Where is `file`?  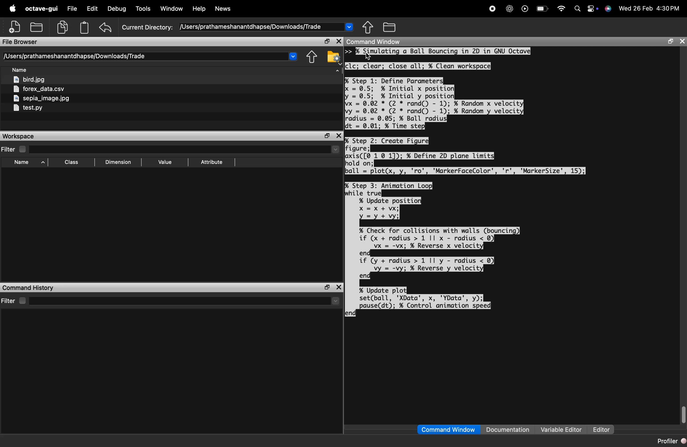 file is located at coordinates (72, 8).